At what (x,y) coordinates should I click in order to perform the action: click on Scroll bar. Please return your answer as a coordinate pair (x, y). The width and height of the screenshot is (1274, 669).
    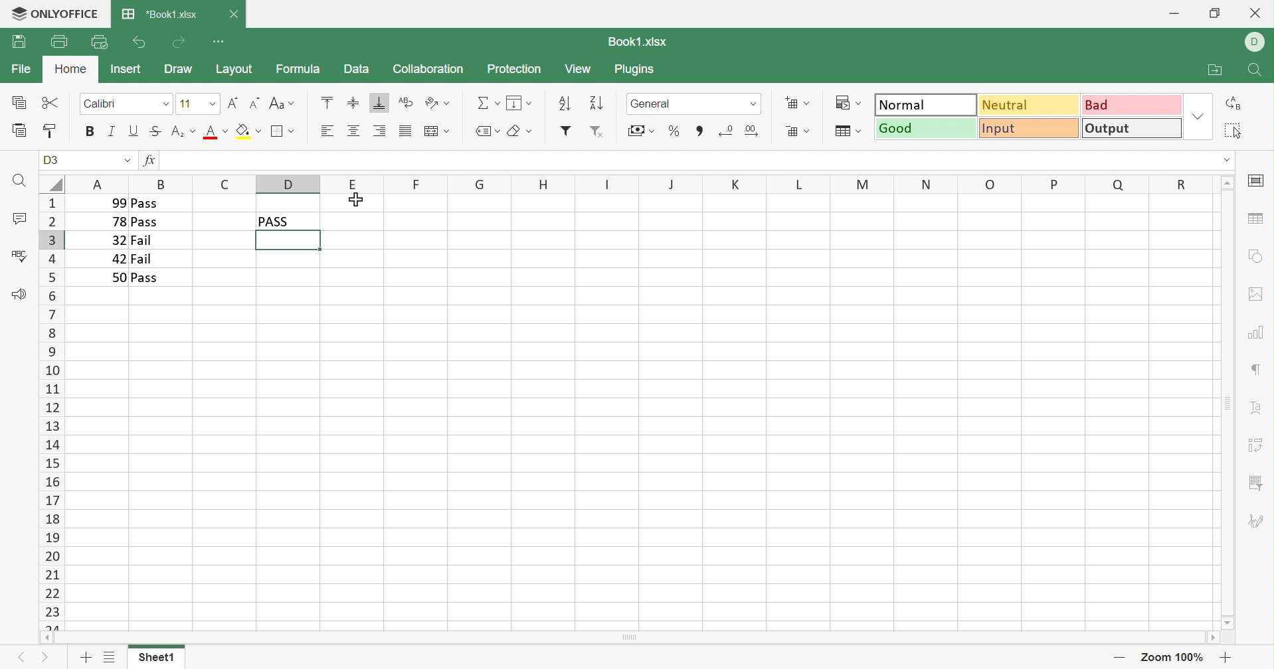
    Looking at the image, I should click on (630, 638).